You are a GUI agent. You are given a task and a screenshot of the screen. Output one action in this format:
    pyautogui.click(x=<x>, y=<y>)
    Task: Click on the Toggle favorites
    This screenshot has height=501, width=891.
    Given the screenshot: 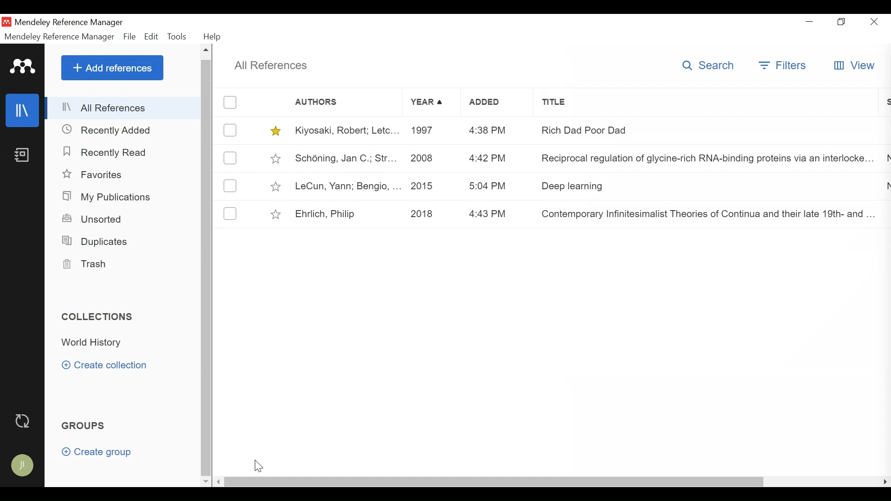 What is the action you would take?
    pyautogui.click(x=277, y=213)
    